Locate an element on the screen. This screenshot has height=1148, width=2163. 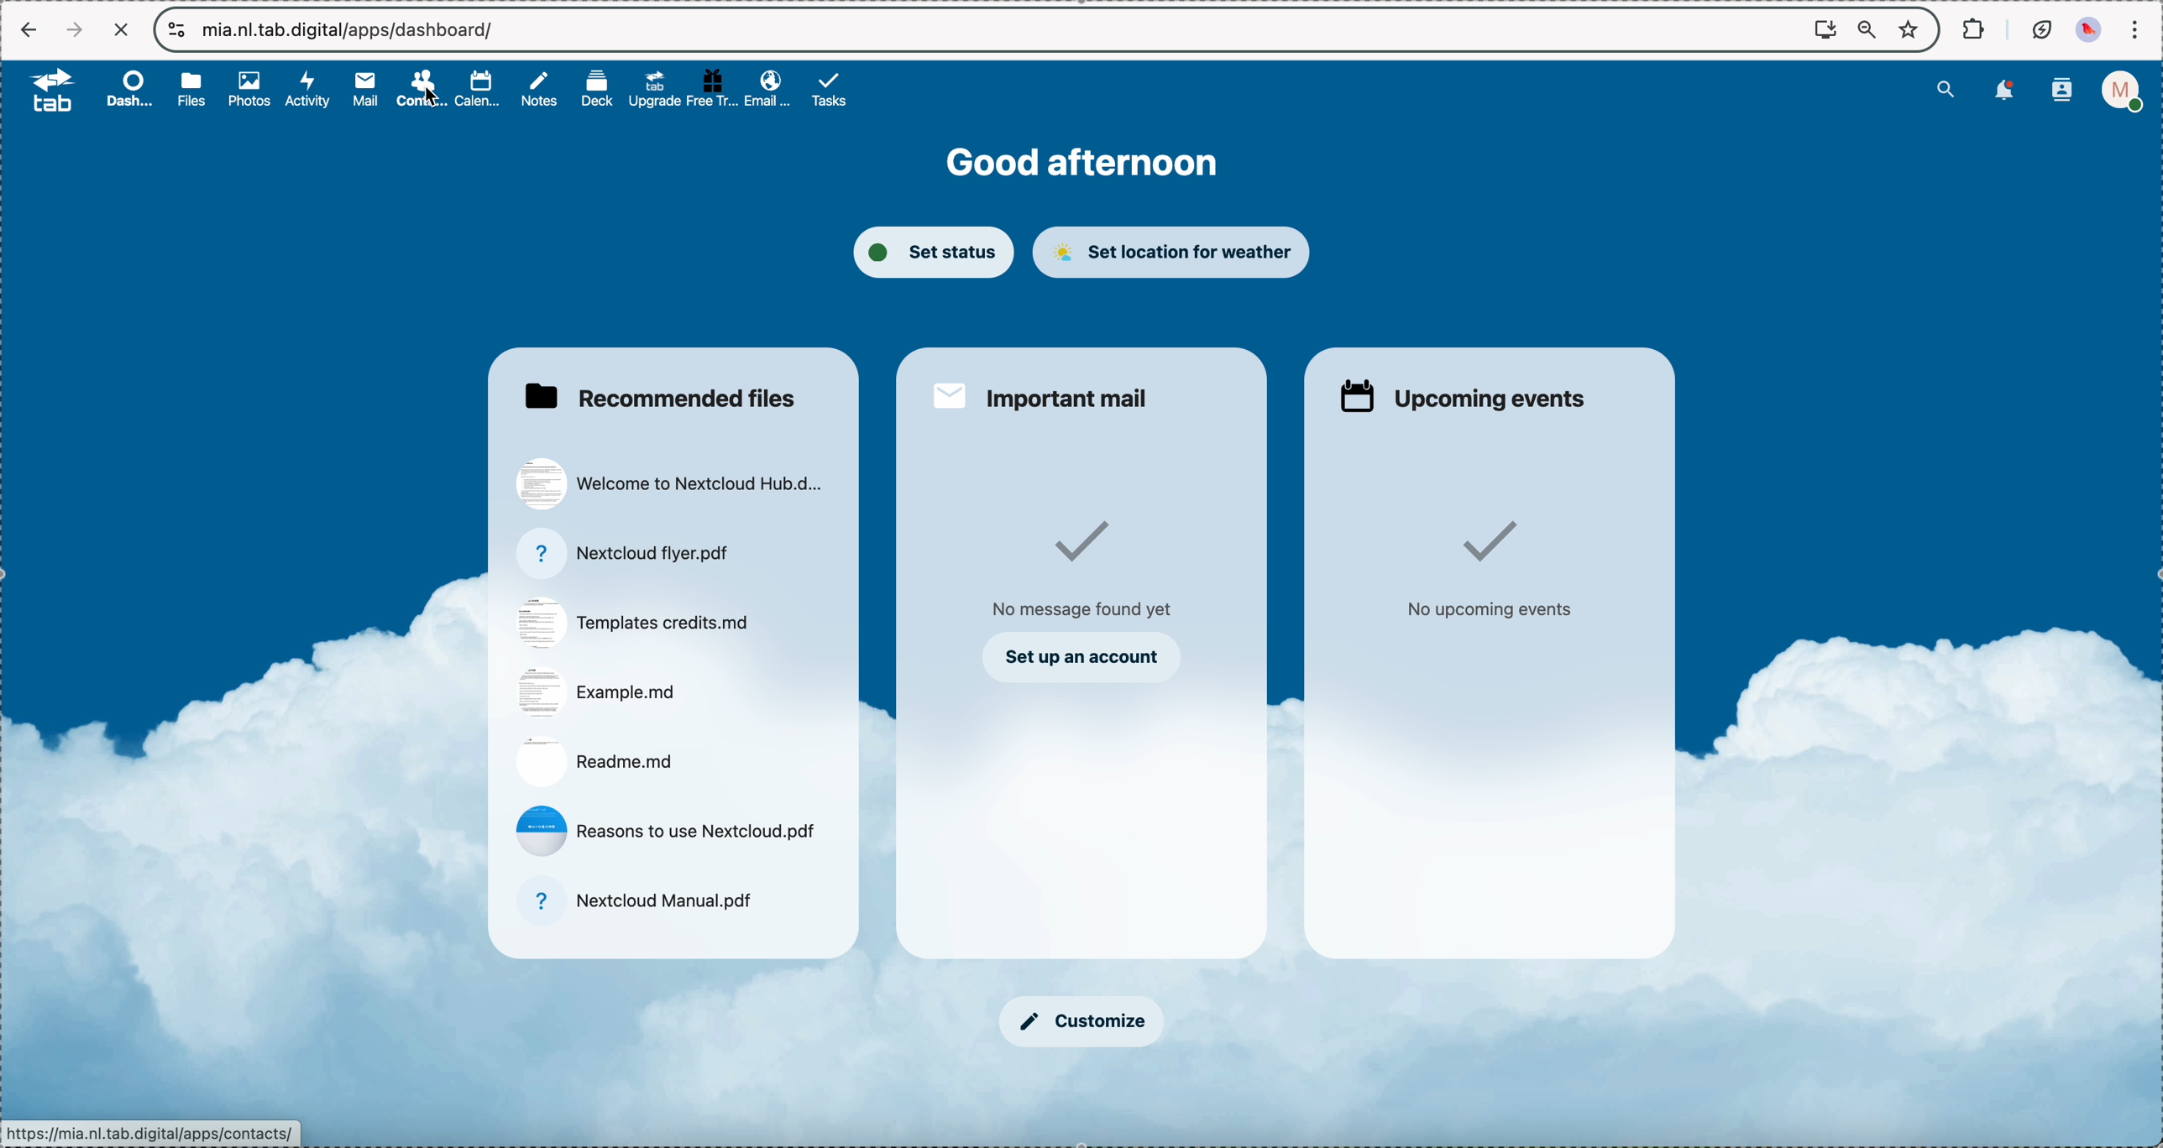
logo is located at coordinates (42, 91).